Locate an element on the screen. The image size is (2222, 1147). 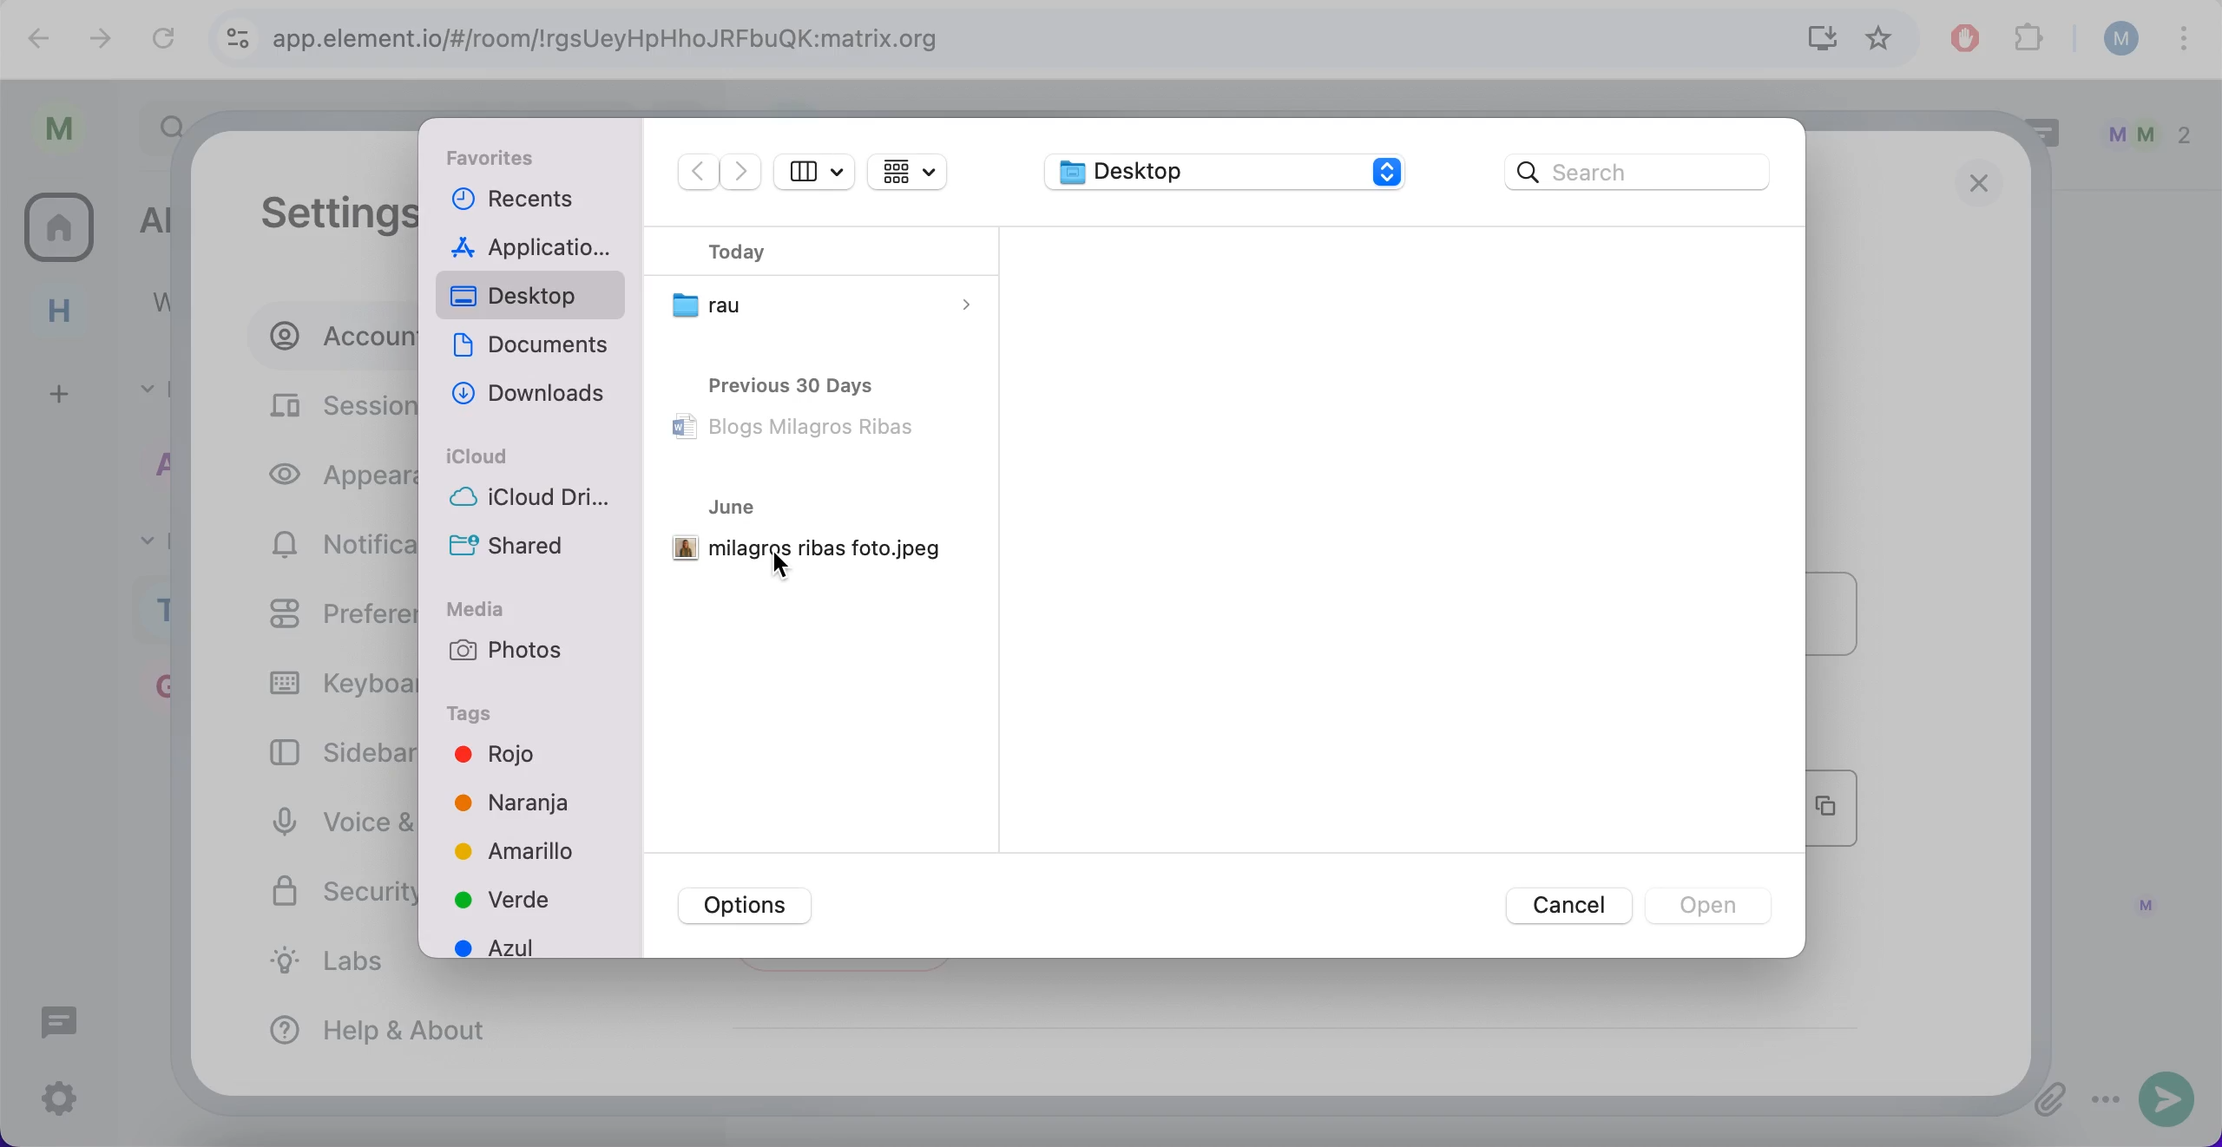
june is located at coordinates (730, 501).